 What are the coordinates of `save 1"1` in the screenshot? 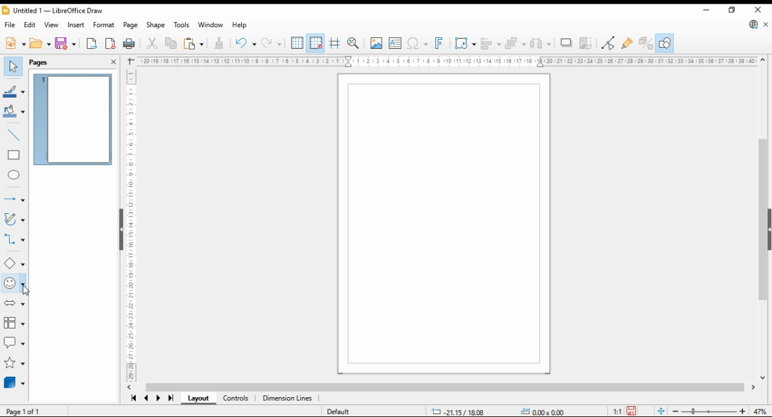 It's located at (622, 408).